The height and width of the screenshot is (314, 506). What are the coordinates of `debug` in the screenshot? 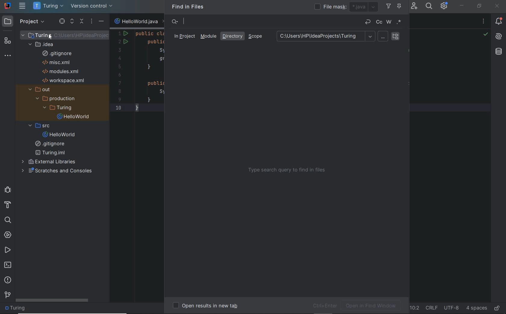 It's located at (8, 191).